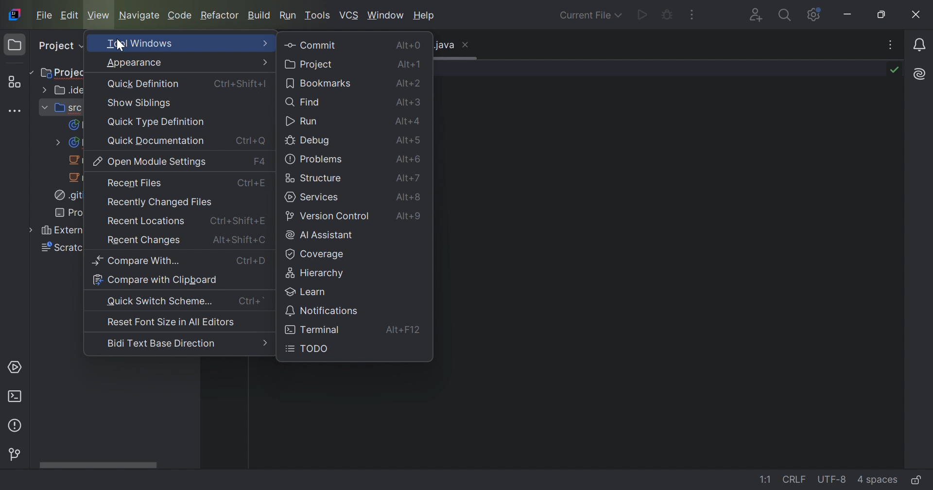  I want to click on 1:1e, so click(765, 480).